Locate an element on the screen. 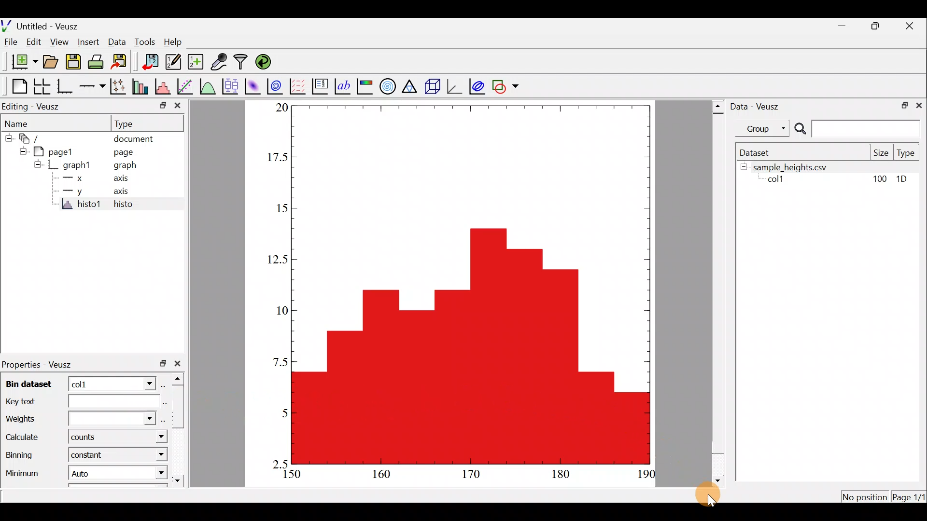  create new datasets using ranges, parametrically or as functions of existing dataset. is located at coordinates (195, 61).